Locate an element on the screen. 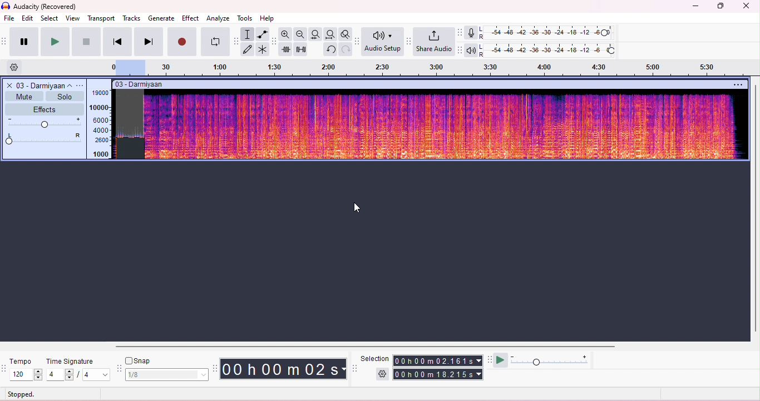 This screenshot has height=401, width=760. tempo tools is located at coordinates (5, 369).